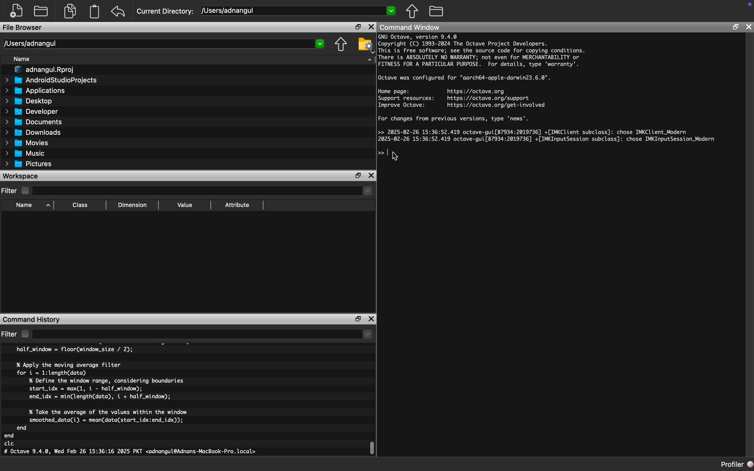 The width and height of the screenshot is (754, 471). I want to click on Dropdown, so click(203, 192).